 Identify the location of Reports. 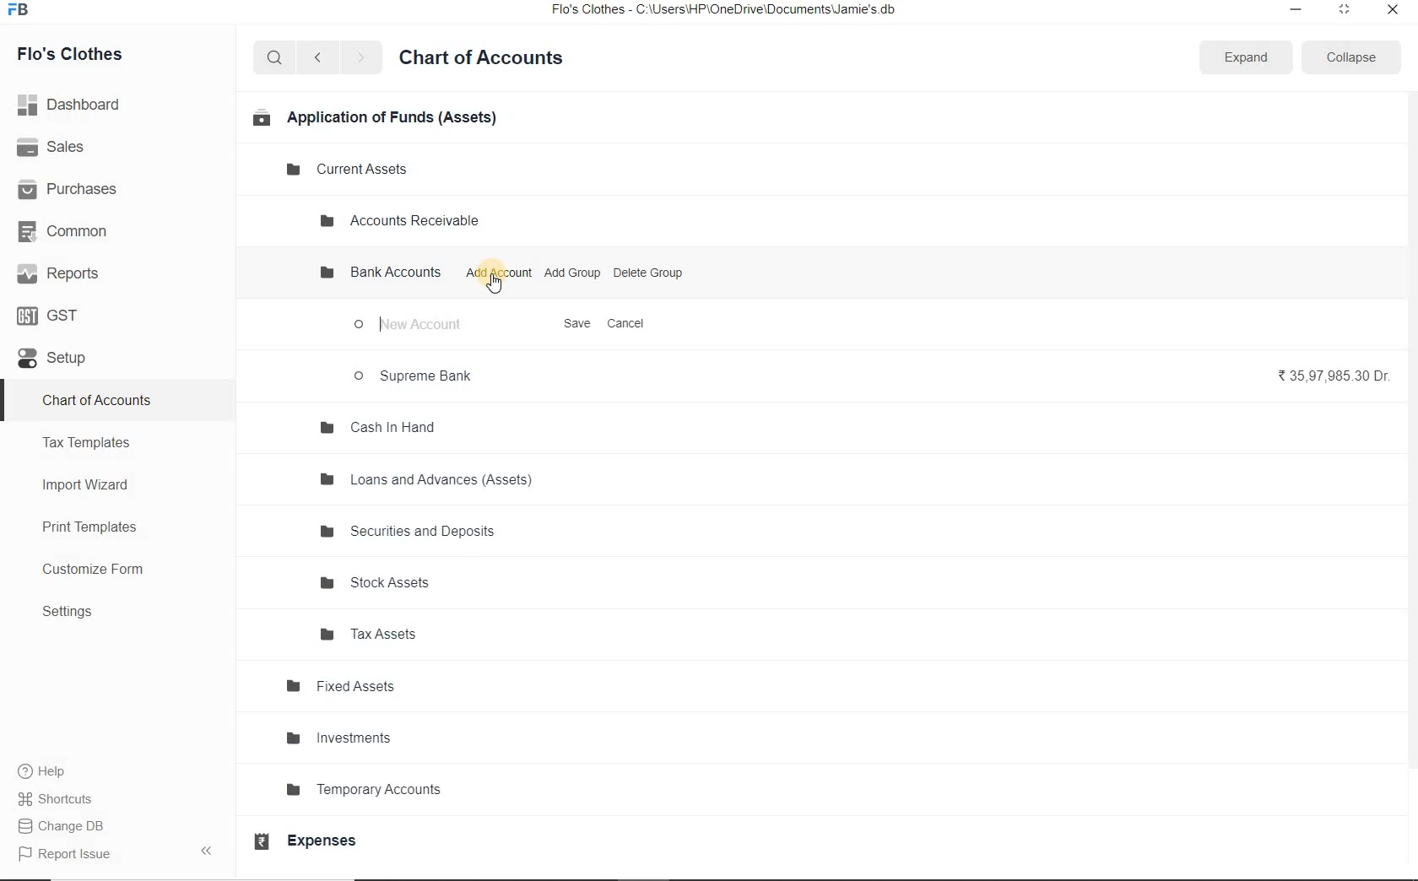
(59, 274).